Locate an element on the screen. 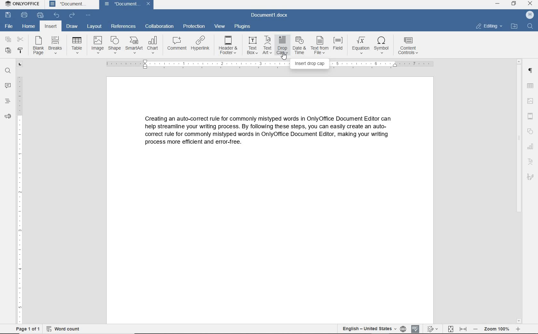 Image resolution: width=538 pixels, height=334 pixels. zoom out or zoom in is located at coordinates (499, 329).